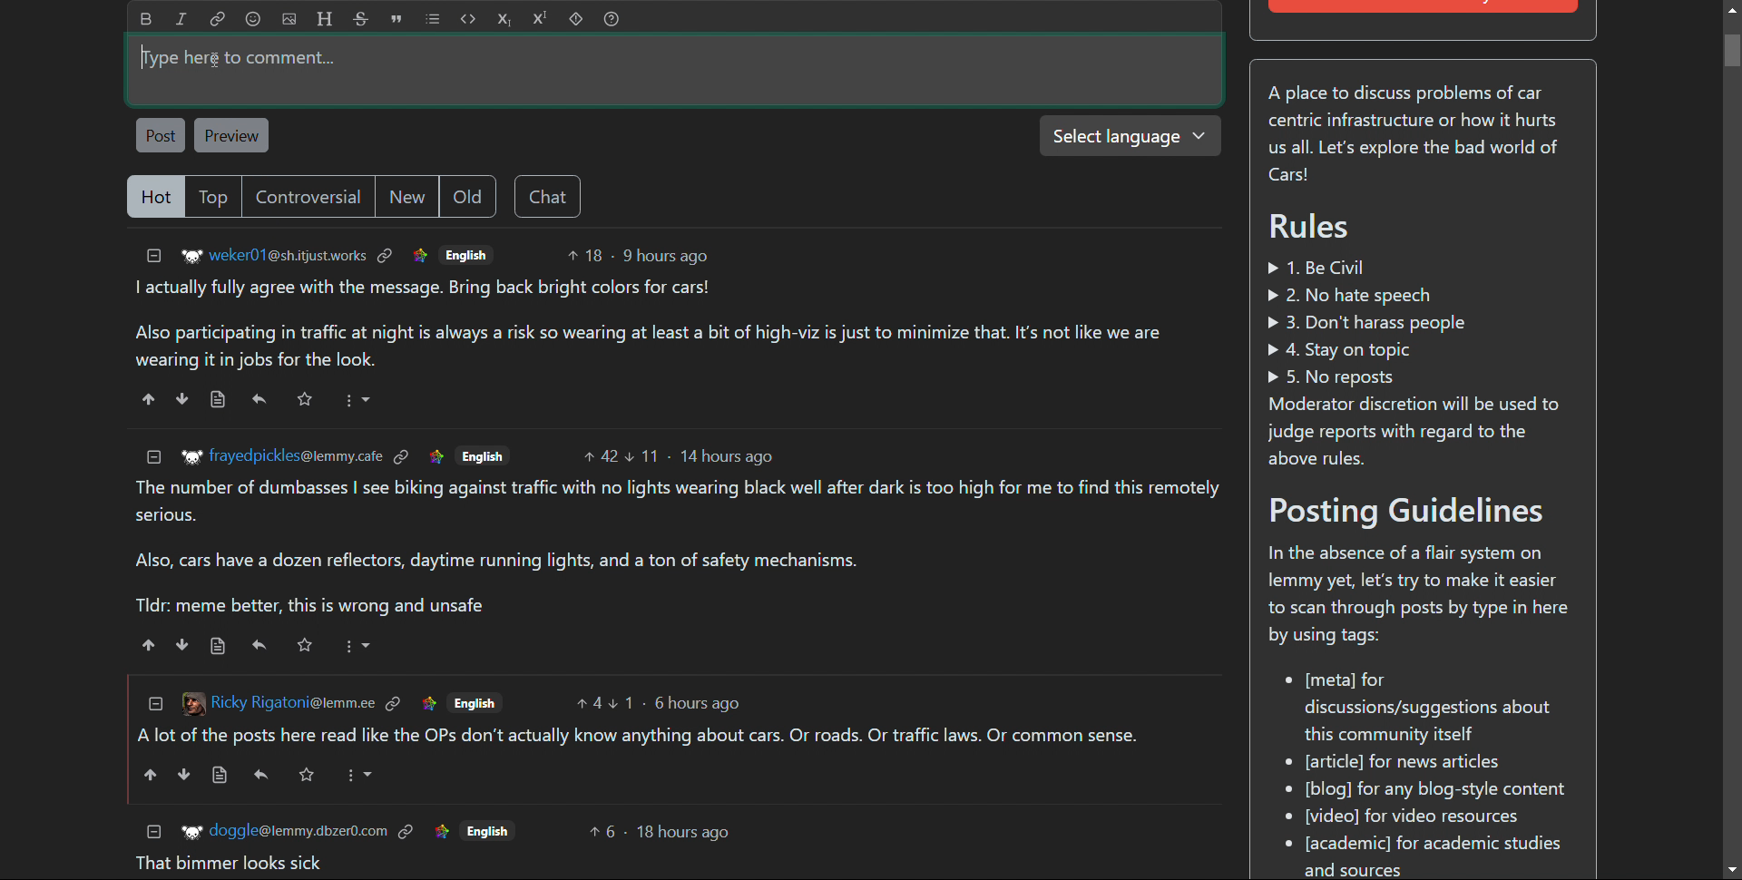  What do you see at coordinates (289, 19) in the screenshot?
I see `add image` at bounding box center [289, 19].